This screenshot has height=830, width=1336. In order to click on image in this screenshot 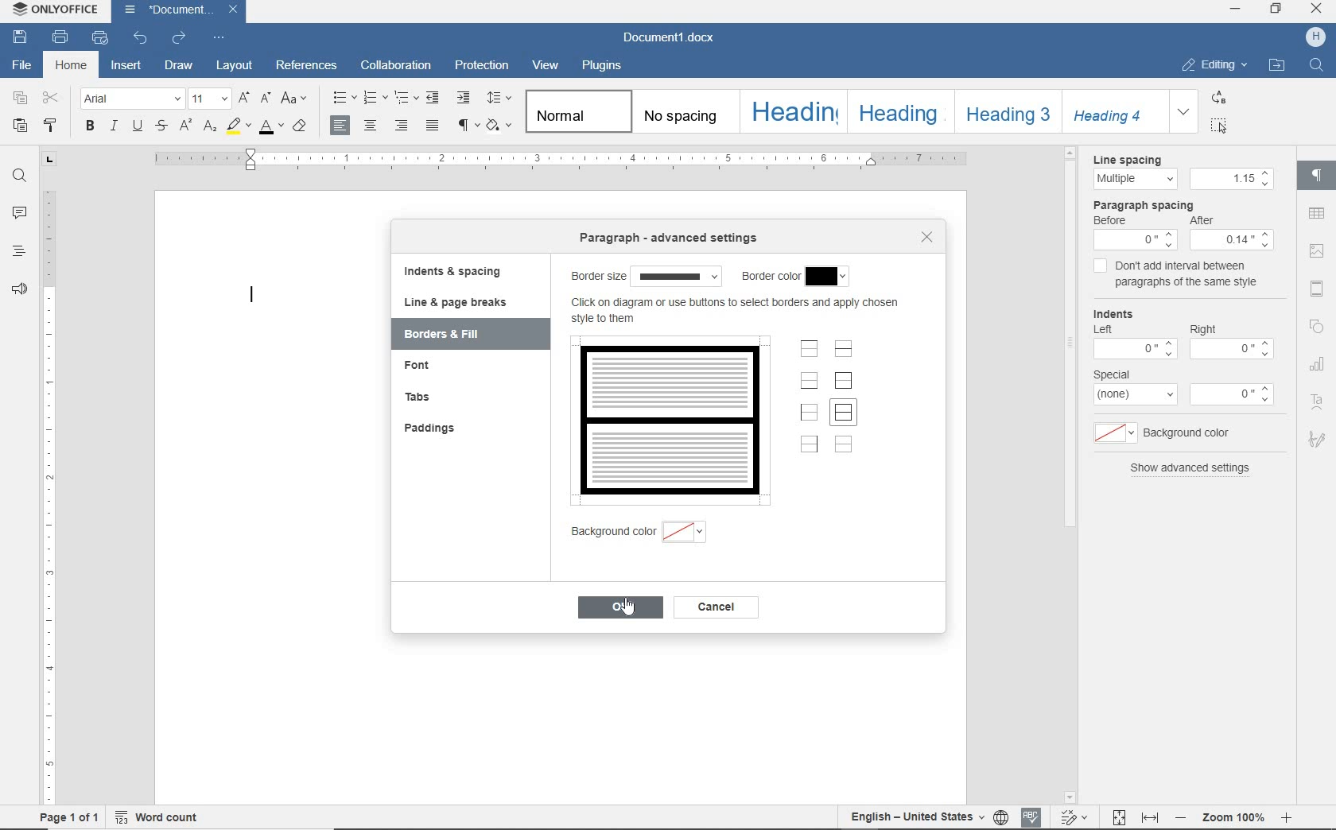, I will do `click(1315, 251)`.